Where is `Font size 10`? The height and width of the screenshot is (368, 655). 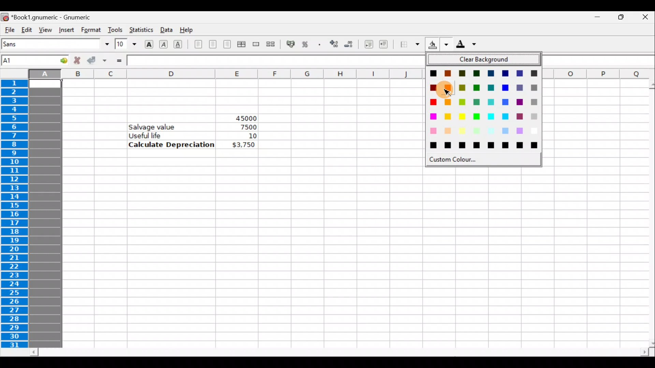 Font size 10 is located at coordinates (123, 45).